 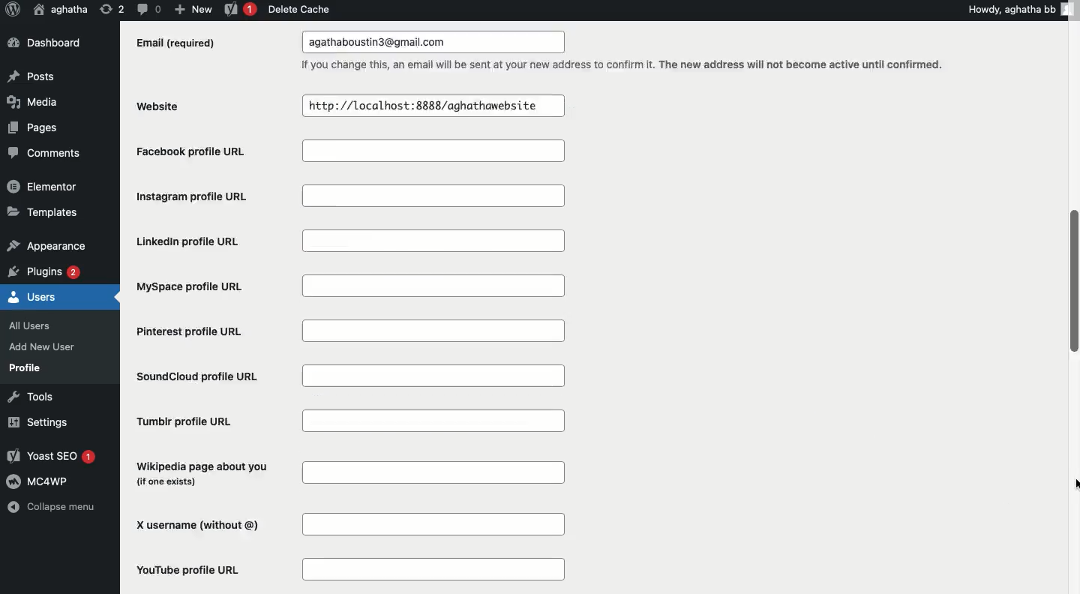 I want to click on Revision, so click(x=112, y=8).